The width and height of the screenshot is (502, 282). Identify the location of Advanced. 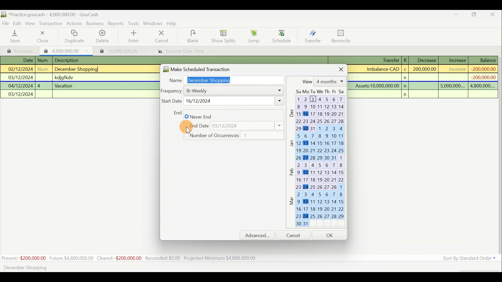
(260, 235).